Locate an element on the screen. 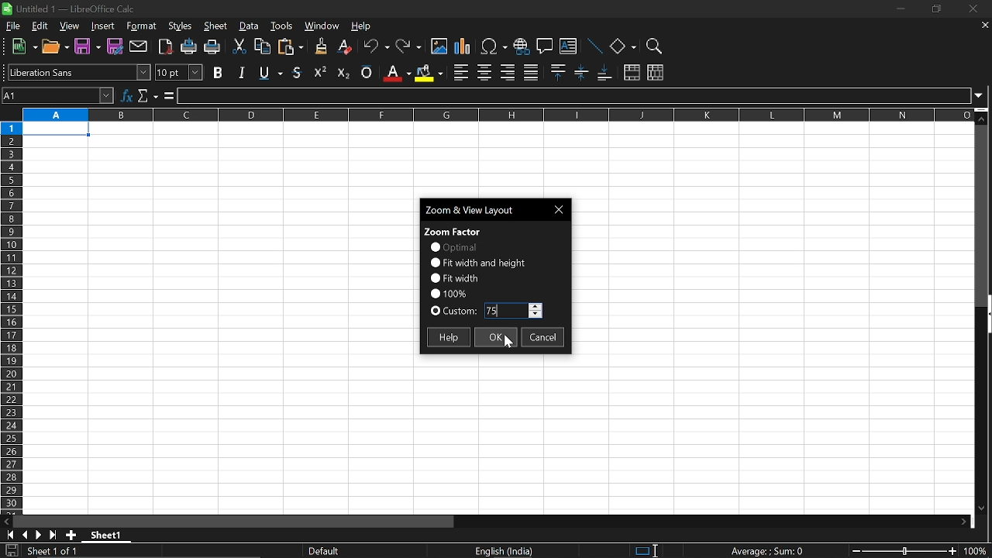 This screenshot has height=558, width=992. columns is located at coordinates (495, 114).